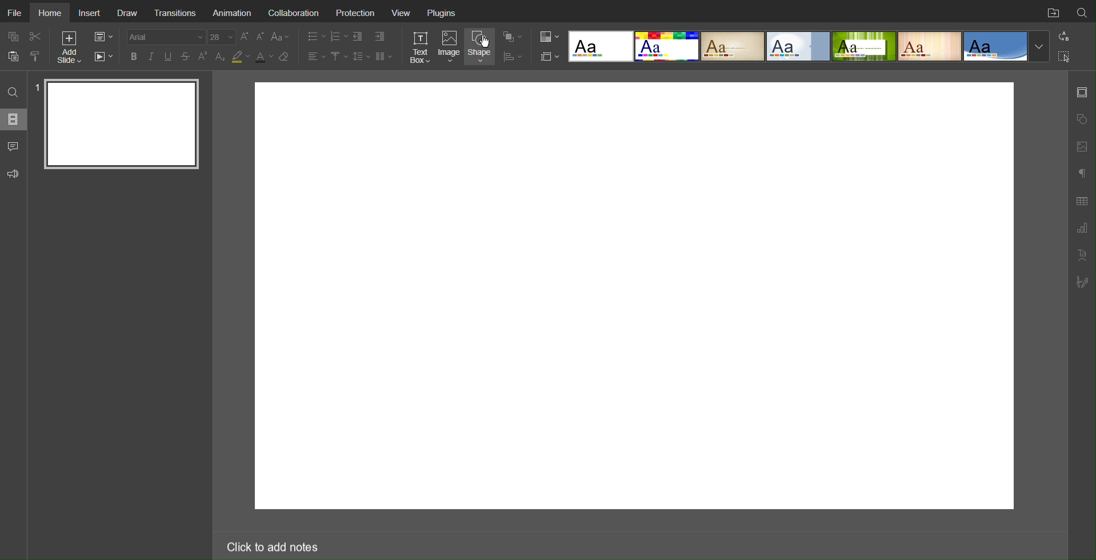  What do you see at coordinates (1083, 282) in the screenshot?
I see `Signature ` at bounding box center [1083, 282].